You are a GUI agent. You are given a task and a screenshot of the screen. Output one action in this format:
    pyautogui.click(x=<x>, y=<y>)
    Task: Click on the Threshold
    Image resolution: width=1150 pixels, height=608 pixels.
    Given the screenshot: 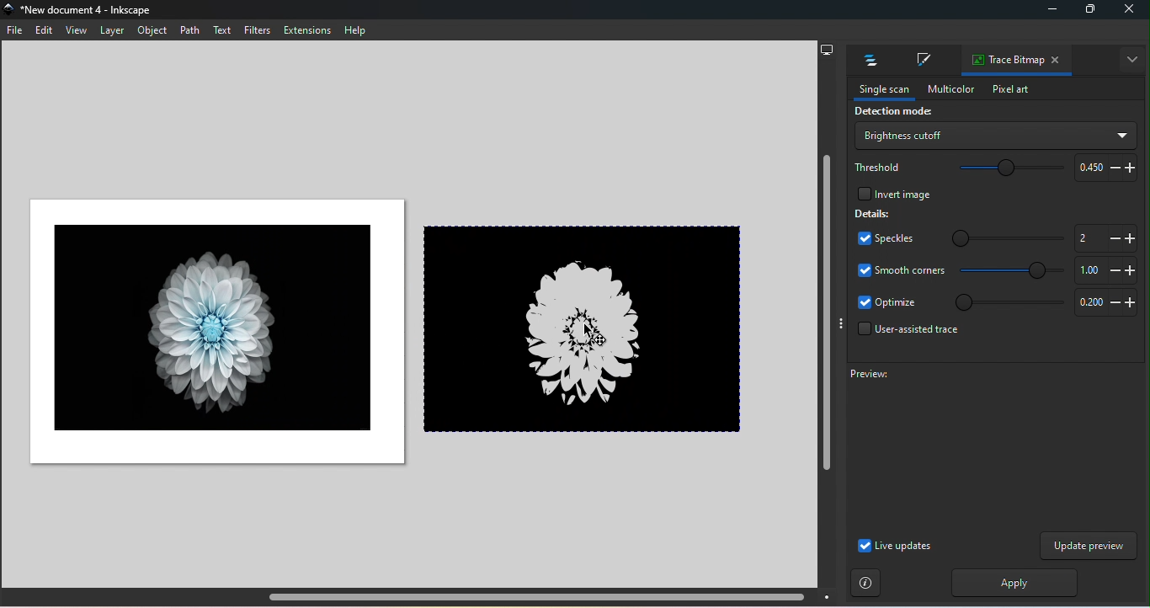 What is the action you would take?
    pyautogui.click(x=879, y=166)
    